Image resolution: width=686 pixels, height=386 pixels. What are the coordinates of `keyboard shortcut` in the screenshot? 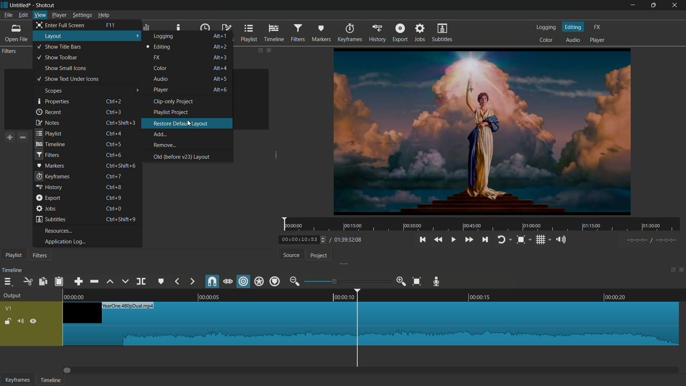 It's located at (113, 208).